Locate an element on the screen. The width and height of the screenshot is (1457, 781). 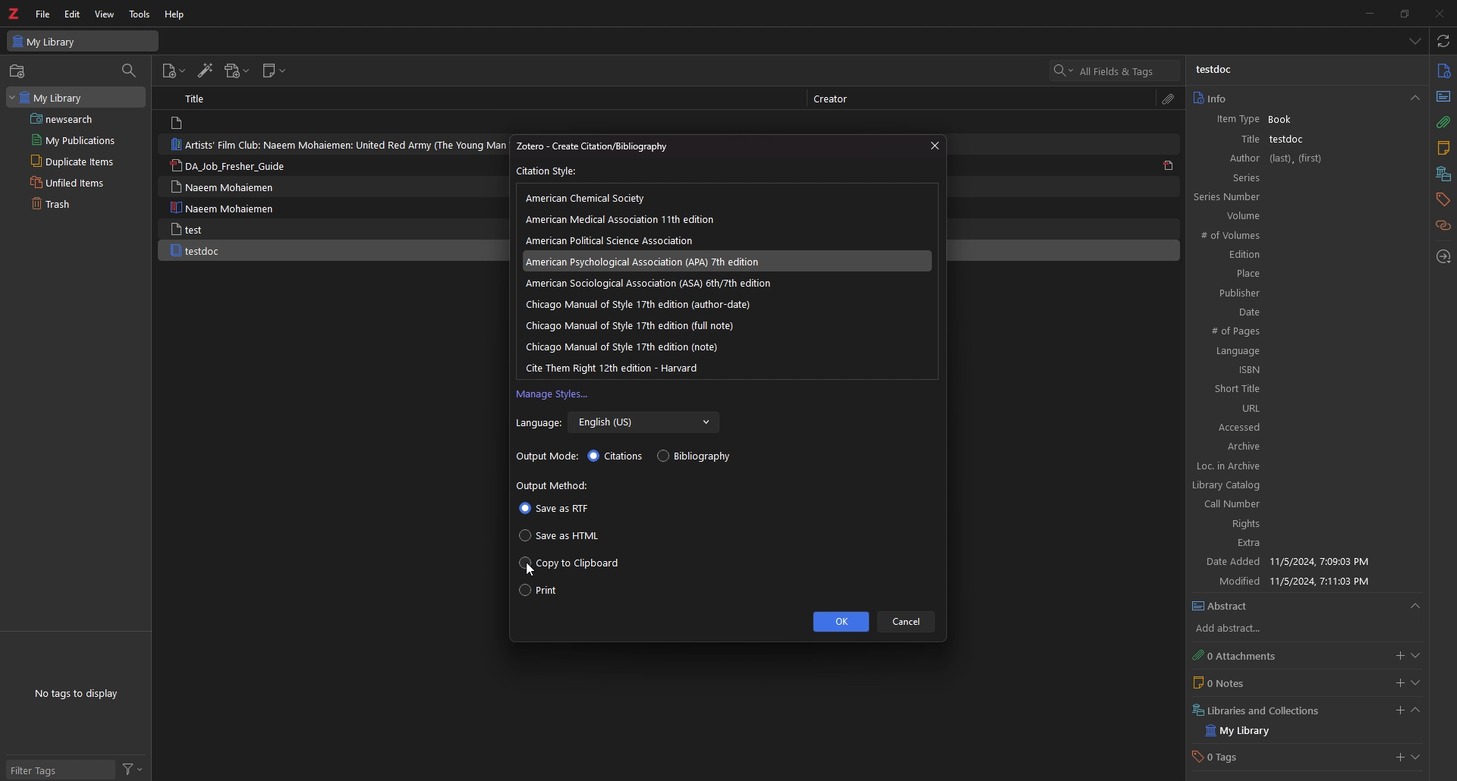
item Type is located at coordinates (1232, 121).